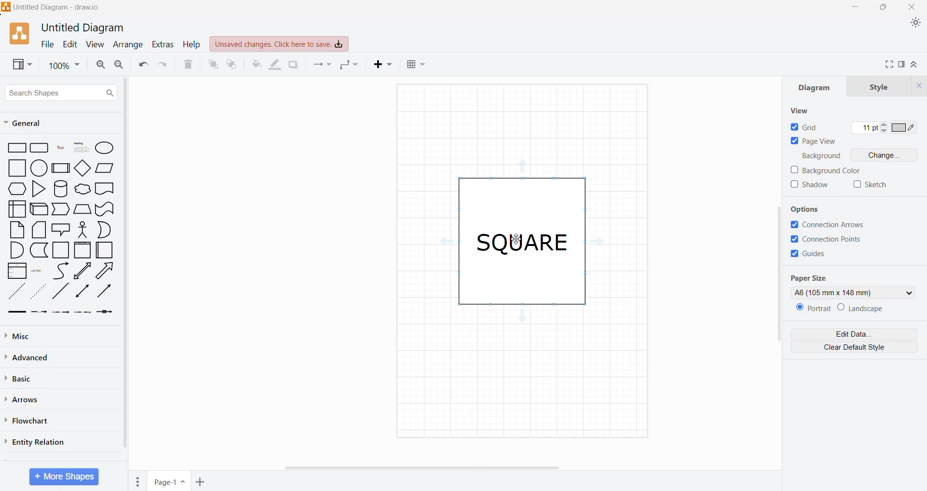 The height and width of the screenshot is (491, 927). What do you see at coordinates (382, 64) in the screenshot?
I see `Insert` at bounding box center [382, 64].